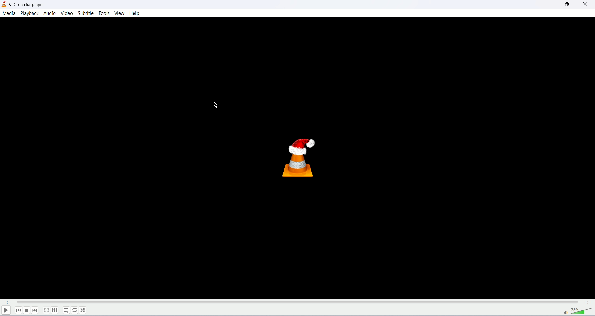  I want to click on media, so click(9, 13).